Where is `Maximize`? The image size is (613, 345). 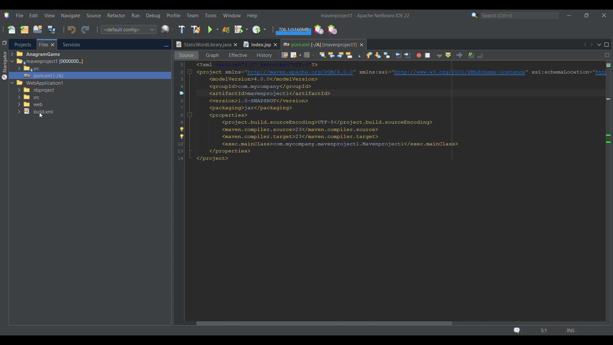 Maximize is located at coordinates (607, 45).